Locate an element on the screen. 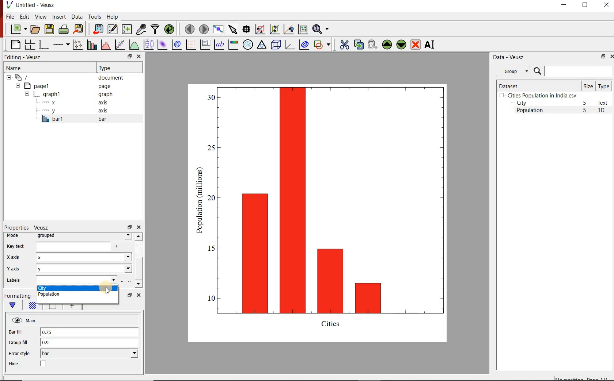 Image resolution: width=614 pixels, height=381 pixels. View is located at coordinates (39, 16).